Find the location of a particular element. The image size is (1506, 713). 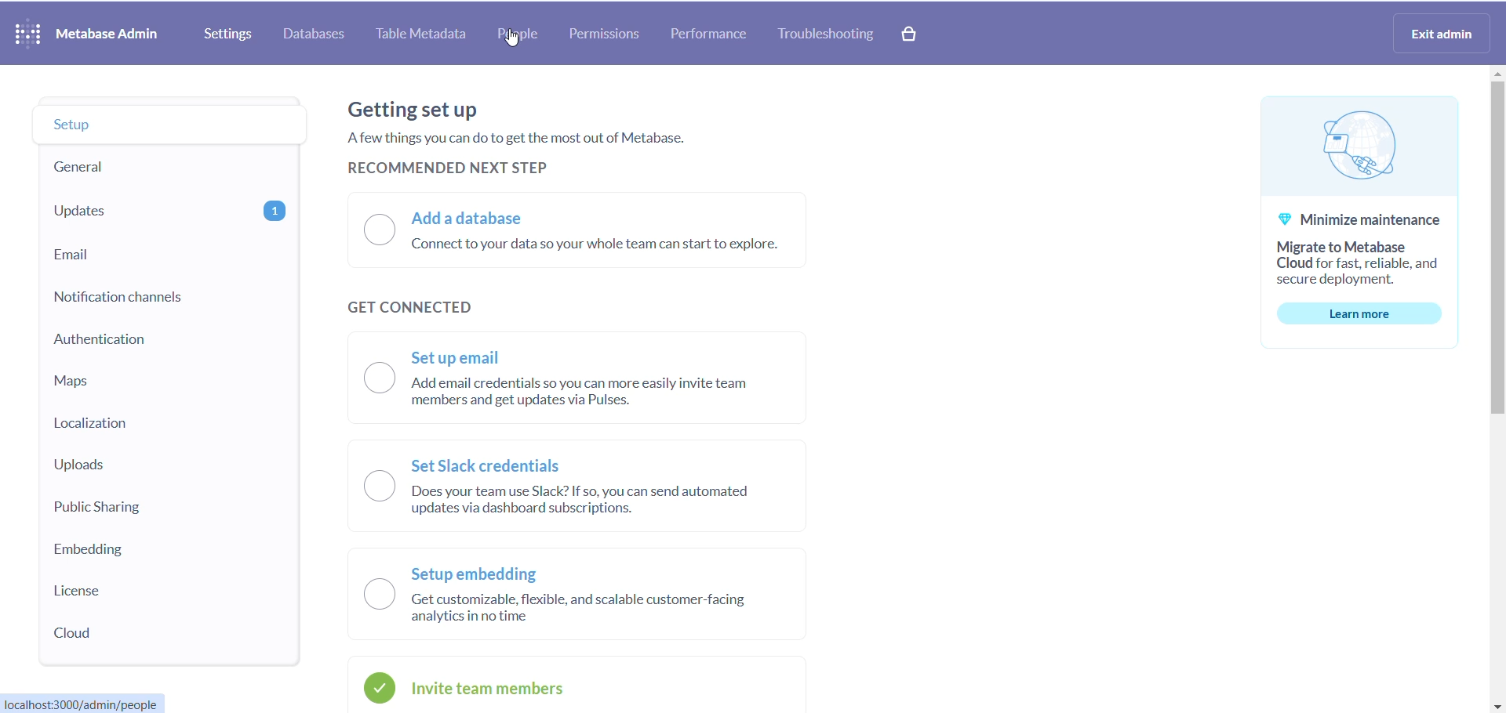

cursor is located at coordinates (515, 41).